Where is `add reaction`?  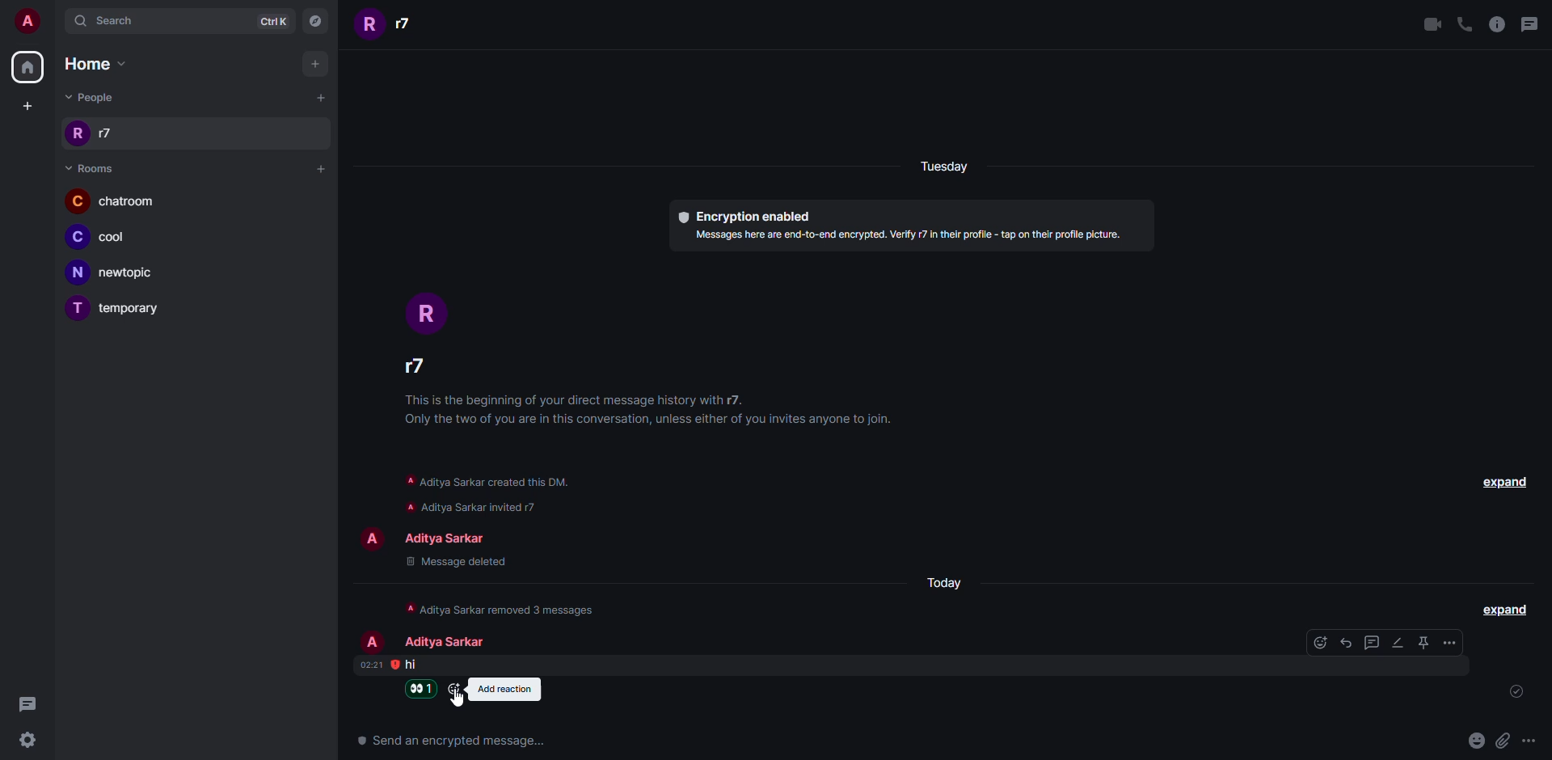 add reaction is located at coordinates (504, 689).